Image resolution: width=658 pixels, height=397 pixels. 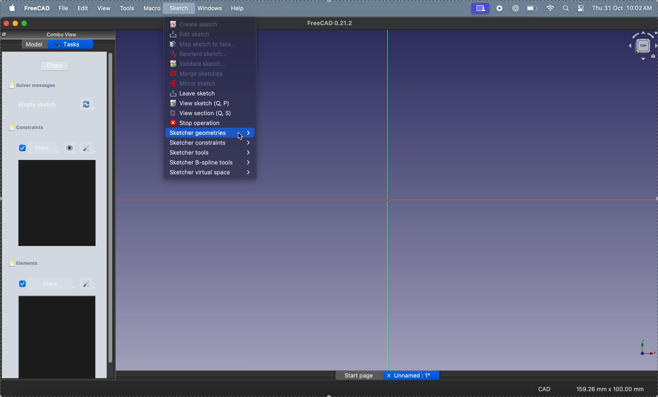 What do you see at coordinates (128, 9) in the screenshot?
I see `tools` at bounding box center [128, 9].